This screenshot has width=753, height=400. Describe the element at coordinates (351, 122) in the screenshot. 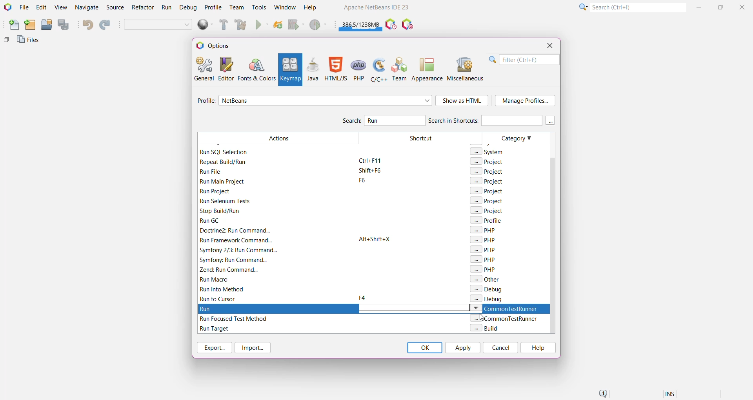

I see `Search` at that location.